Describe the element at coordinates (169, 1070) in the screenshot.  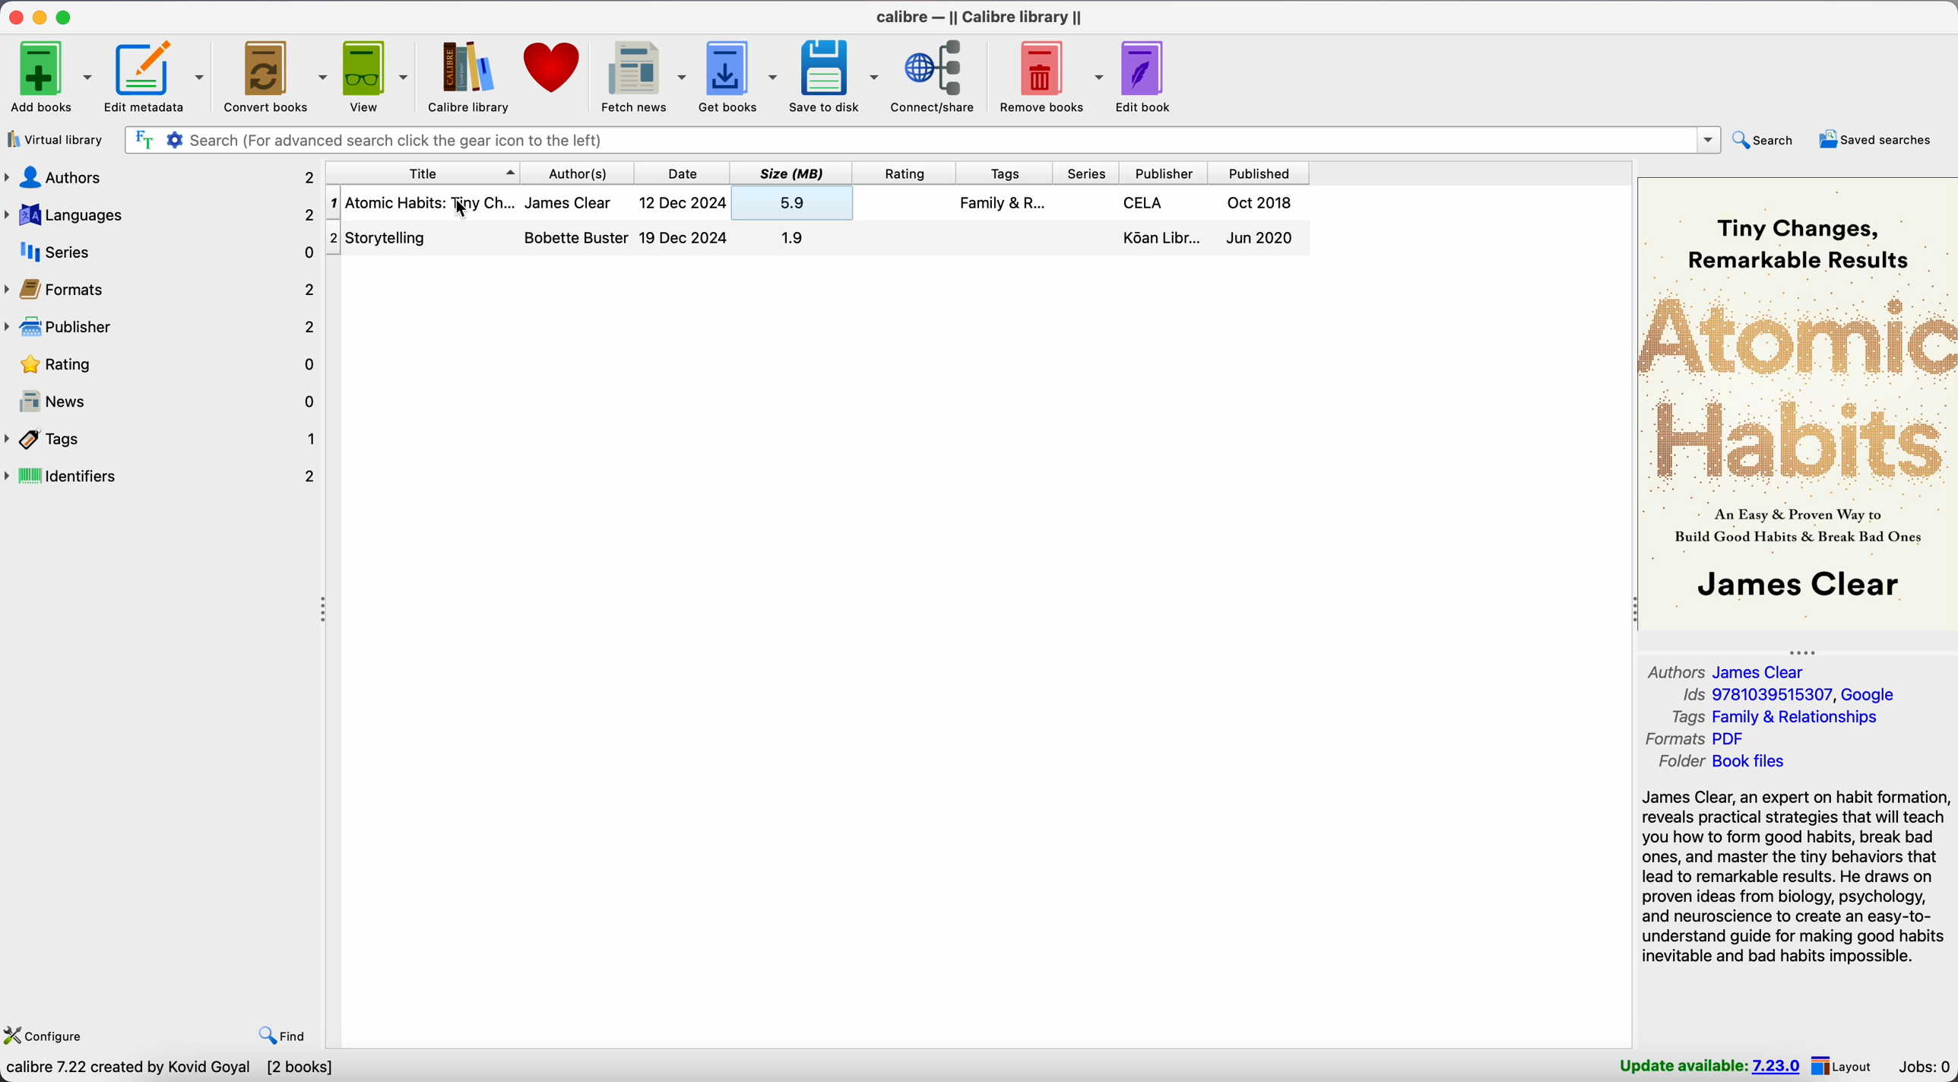
I see `Calibre 7.22 created by Kovid Goyal [2 books]` at that location.